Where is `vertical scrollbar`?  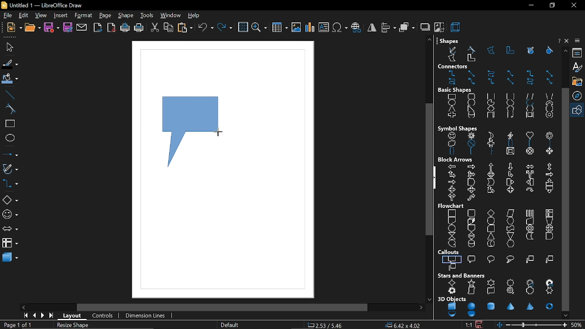
vertical scrollbar is located at coordinates (565, 200).